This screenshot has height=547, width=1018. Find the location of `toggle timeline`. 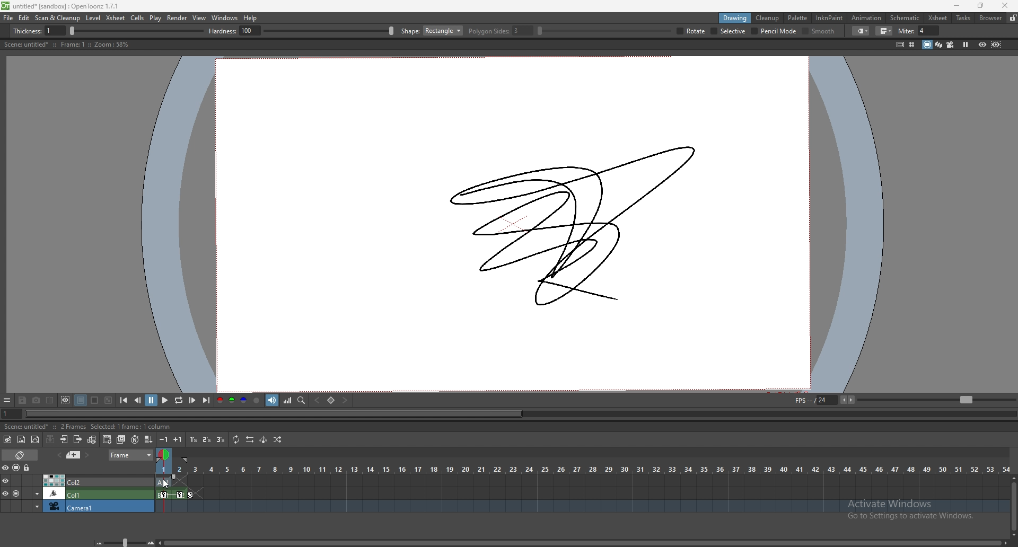

toggle timeline is located at coordinates (21, 454).